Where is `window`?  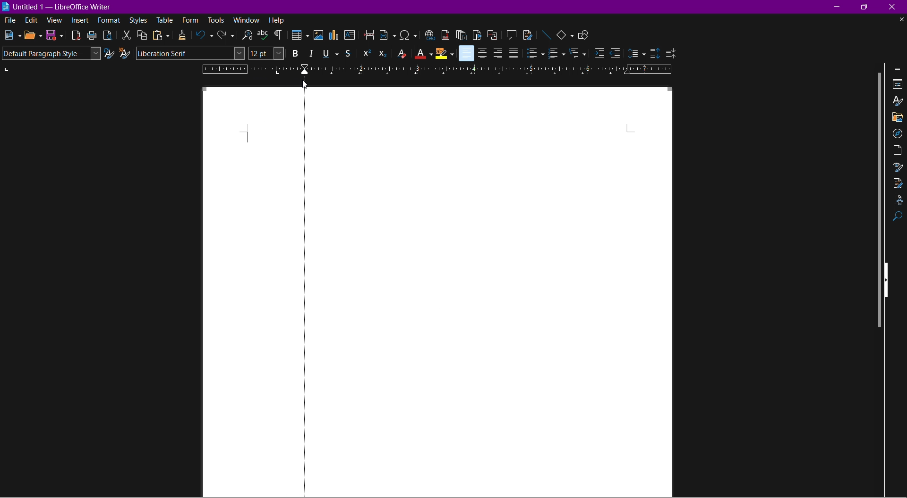
window is located at coordinates (248, 20).